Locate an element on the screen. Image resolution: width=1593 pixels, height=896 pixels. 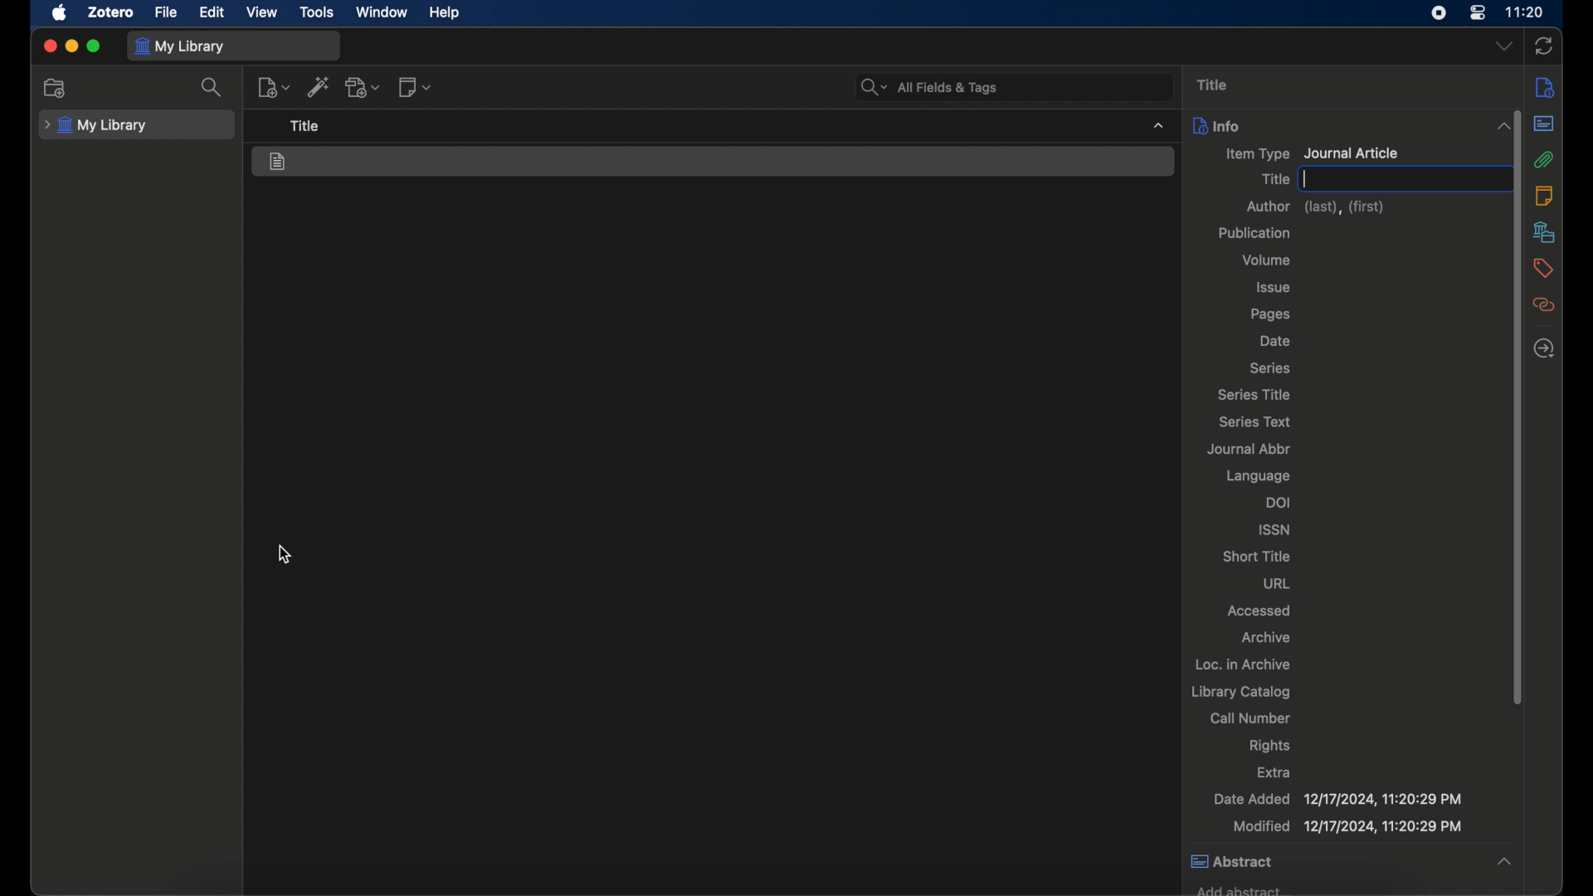
journal abbr is located at coordinates (1249, 448).